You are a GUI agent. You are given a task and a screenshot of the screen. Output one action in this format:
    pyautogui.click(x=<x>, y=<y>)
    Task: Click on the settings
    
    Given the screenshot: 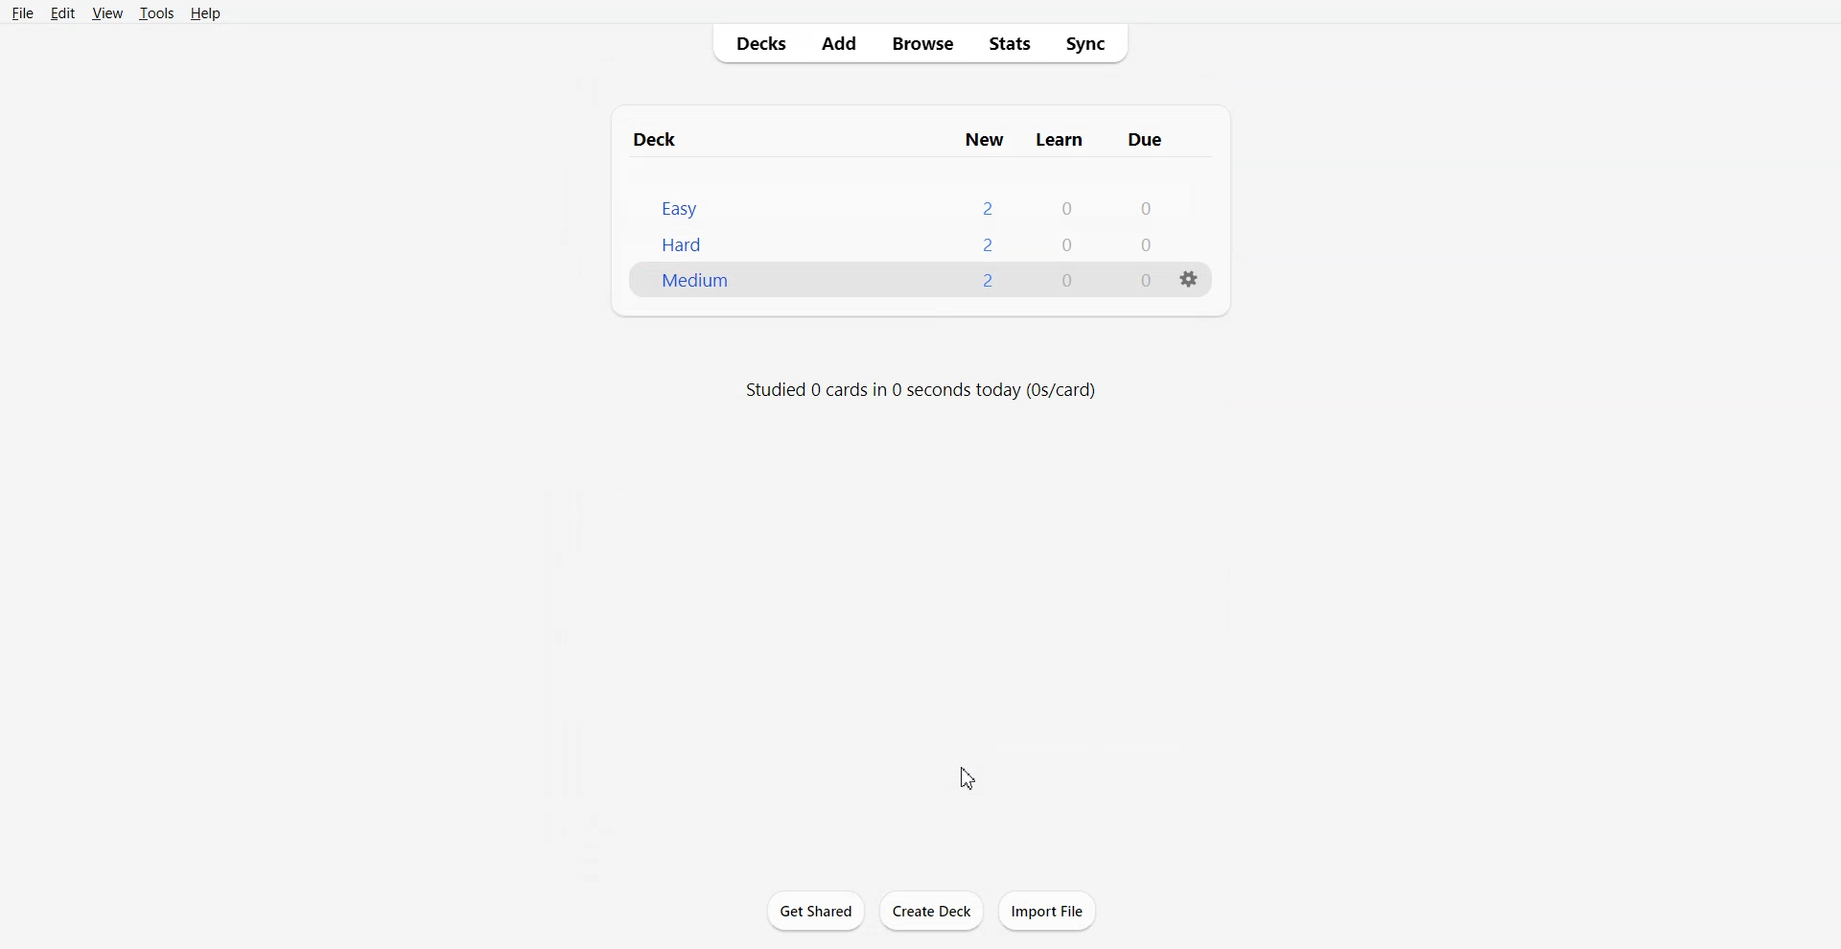 What is the action you would take?
    pyautogui.click(x=1194, y=287)
    